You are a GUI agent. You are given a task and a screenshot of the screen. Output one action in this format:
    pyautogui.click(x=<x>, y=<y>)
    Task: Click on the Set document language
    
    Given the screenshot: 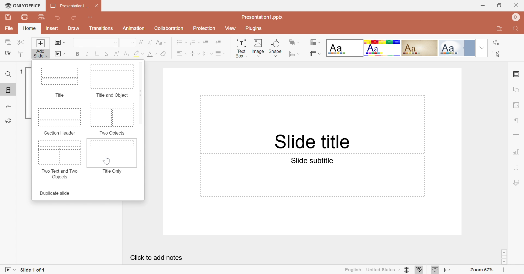 What is the action you would take?
    pyautogui.click(x=406, y=269)
    